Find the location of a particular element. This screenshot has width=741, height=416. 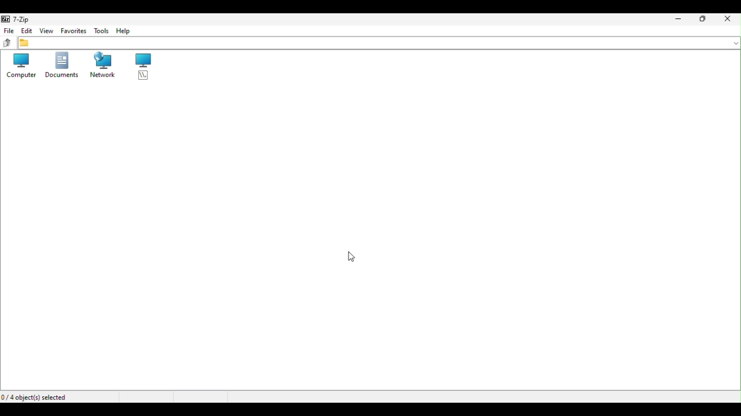

Four object selected is located at coordinates (38, 397).